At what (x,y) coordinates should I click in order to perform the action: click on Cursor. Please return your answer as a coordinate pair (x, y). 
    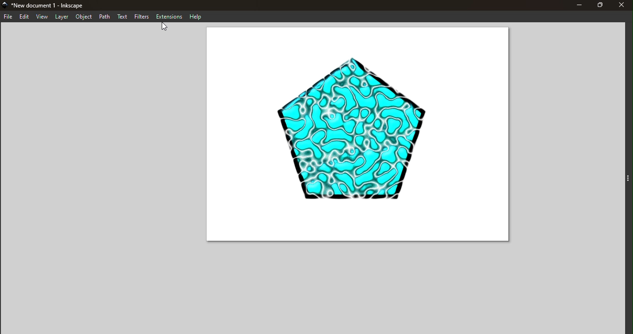
    Looking at the image, I should click on (163, 27).